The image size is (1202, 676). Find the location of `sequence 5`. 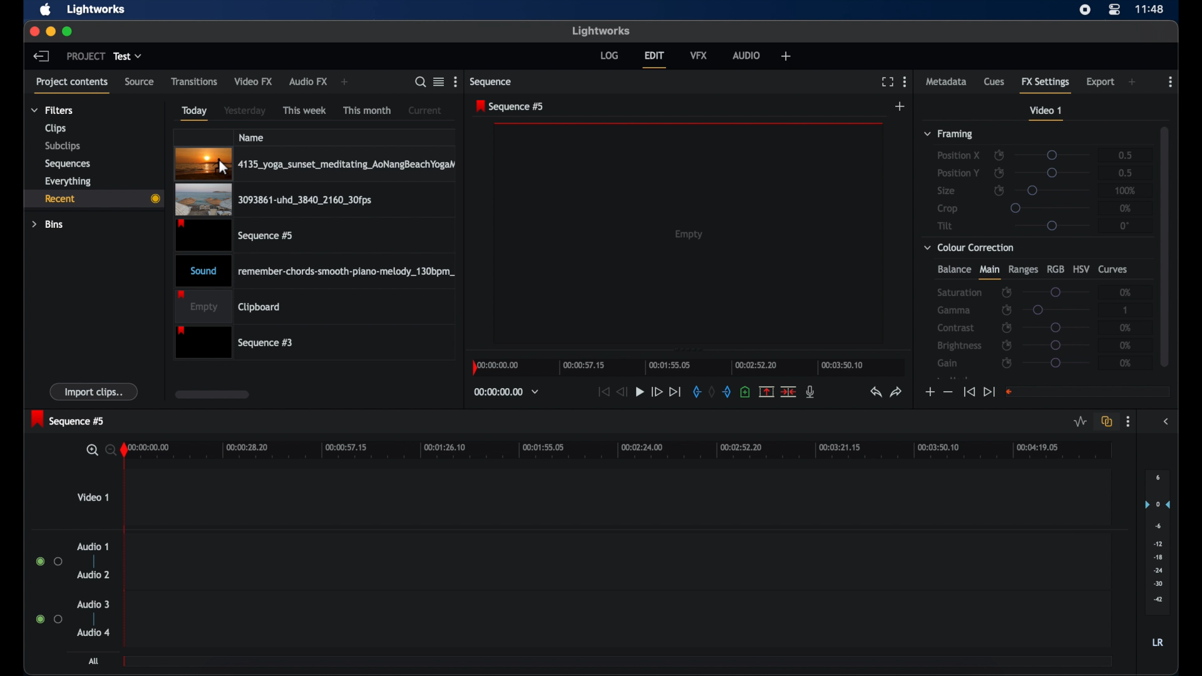

sequence 5 is located at coordinates (510, 107).